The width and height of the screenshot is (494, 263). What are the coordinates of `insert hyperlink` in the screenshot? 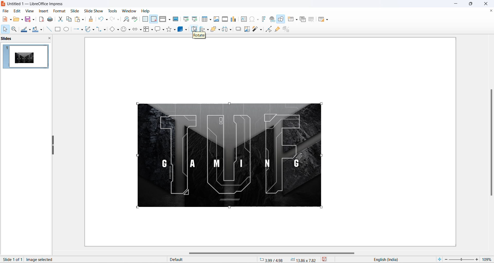 It's located at (273, 20).